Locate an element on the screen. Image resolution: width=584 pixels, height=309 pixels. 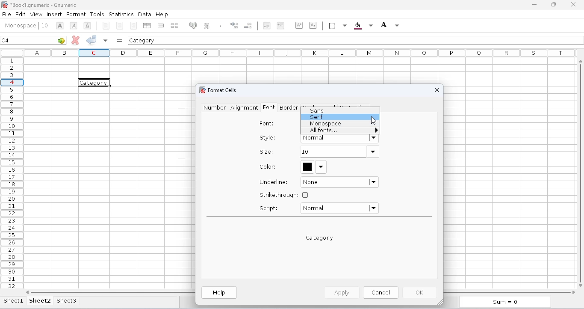
cursor is located at coordinates (373, 121).